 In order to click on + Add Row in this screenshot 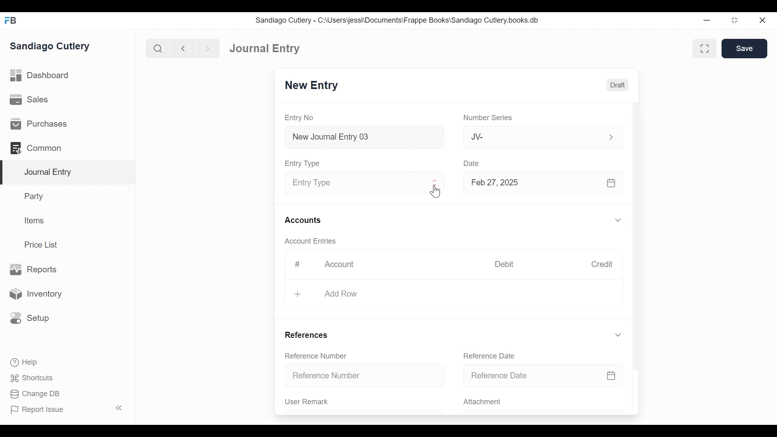, I will do `click(333, 294)`.